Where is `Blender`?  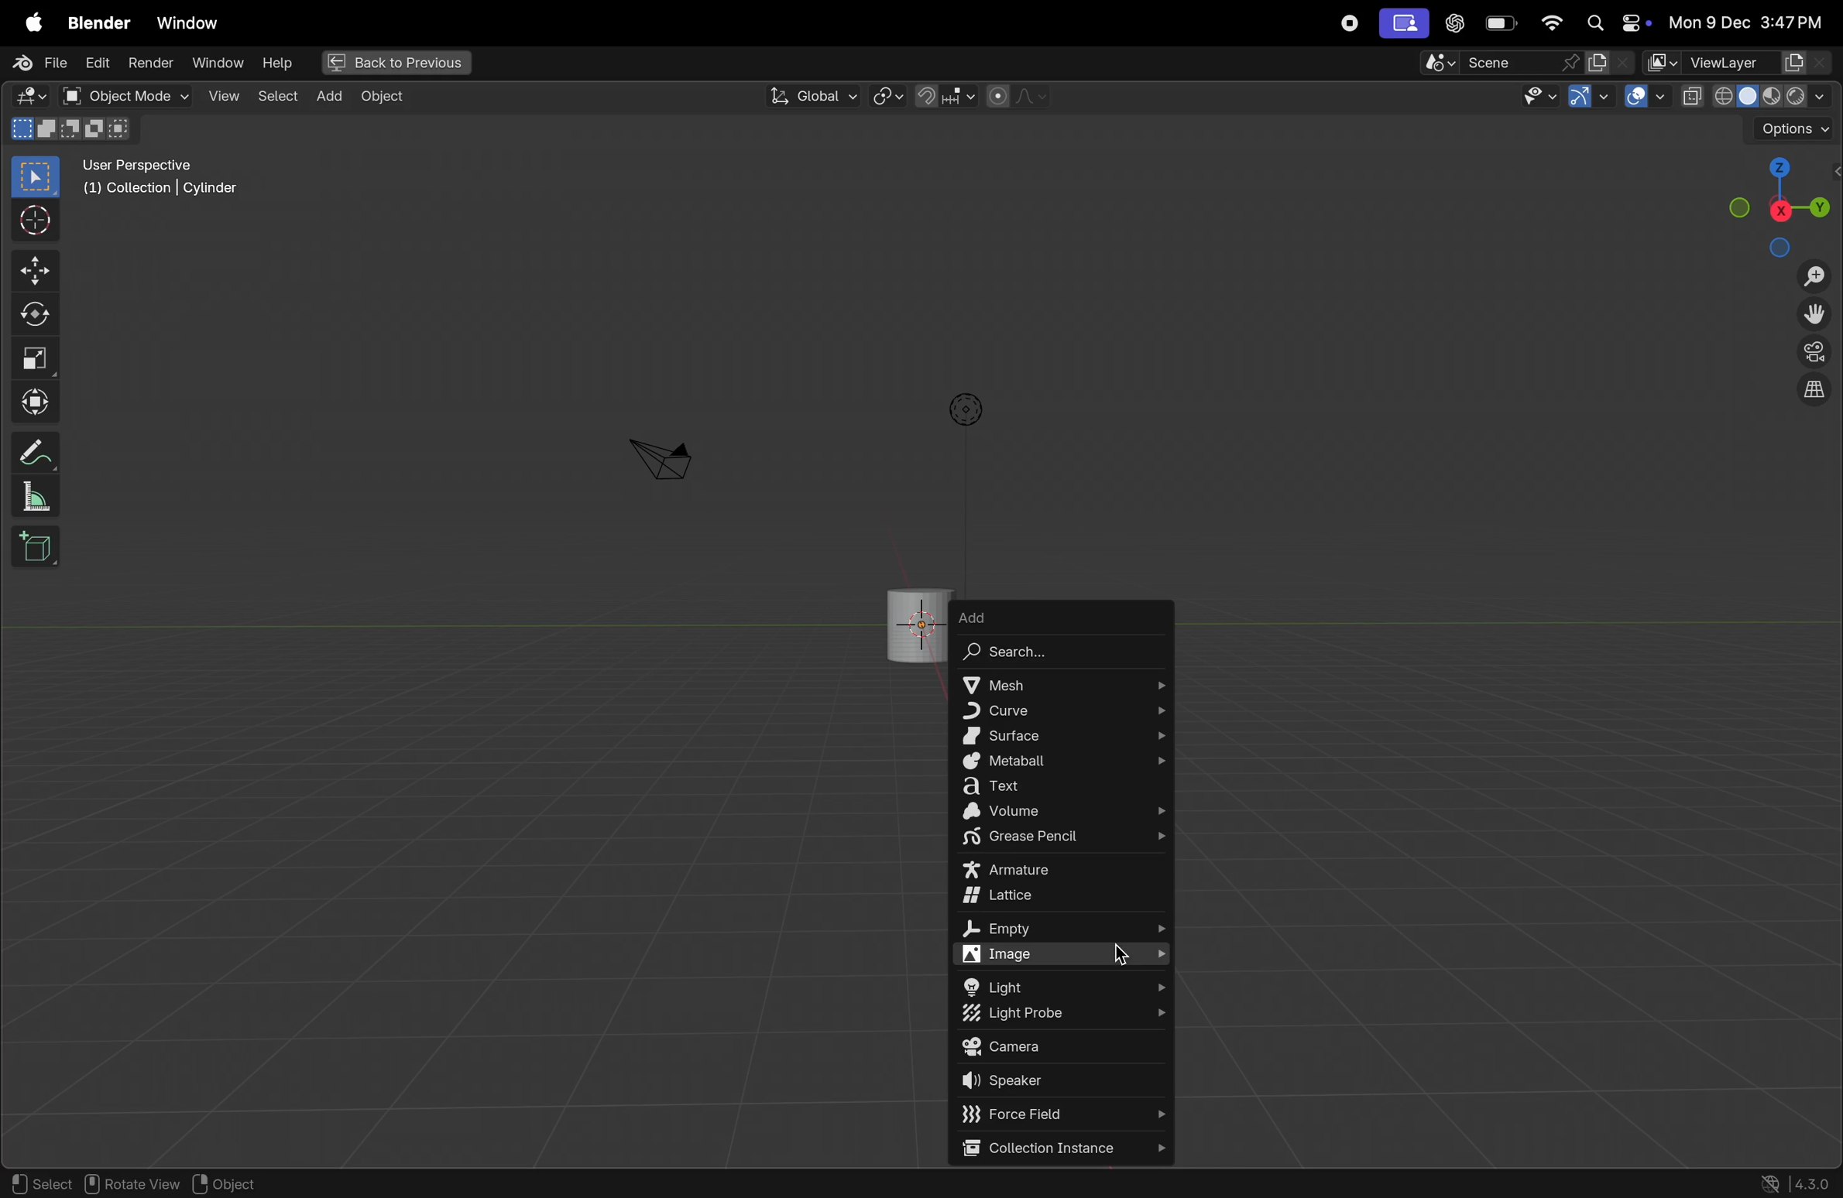 Blender is located at coordinates (94, 19).